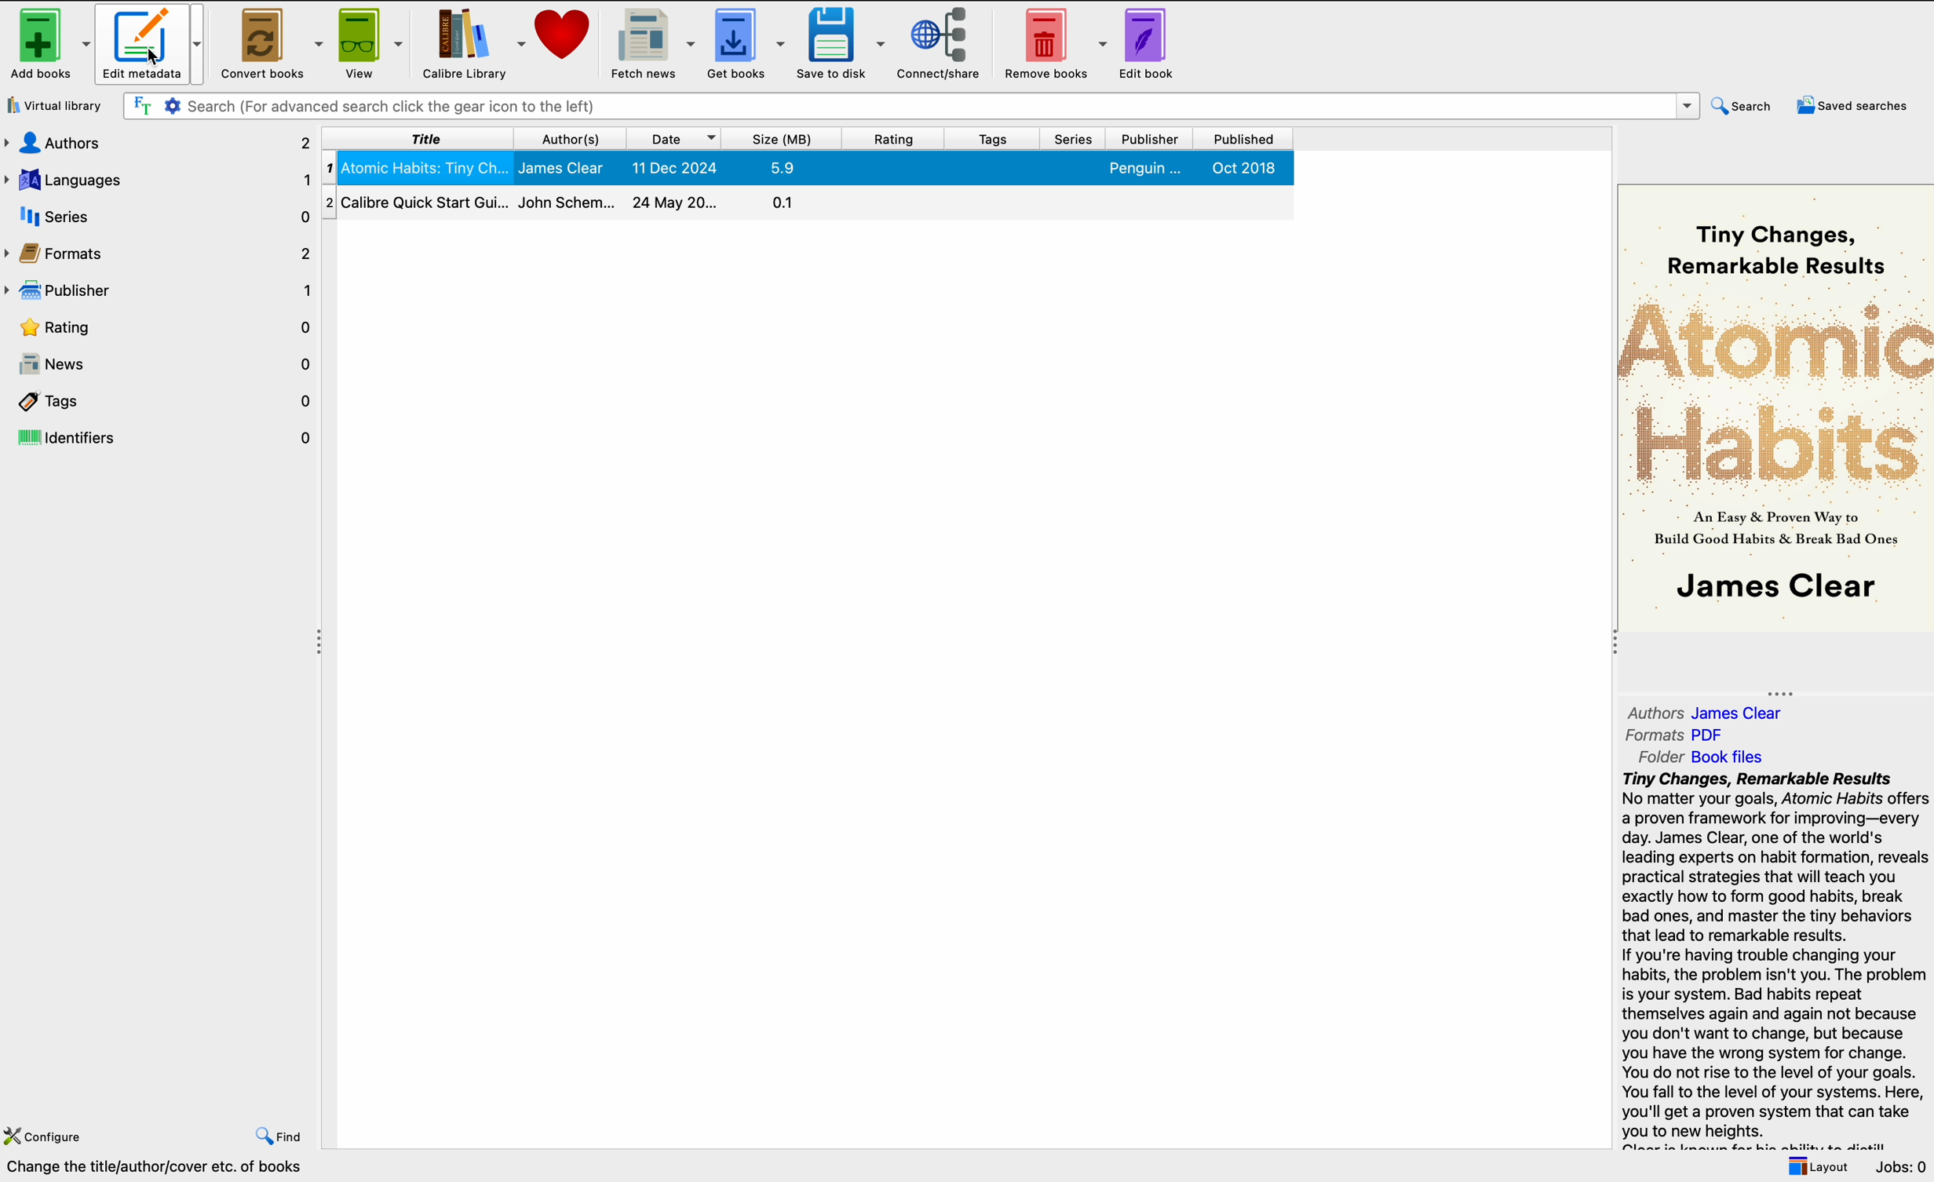 Image resolution: width=1934 pixels, height=1182 pixels. I want to click on get books, so click(747, 43).